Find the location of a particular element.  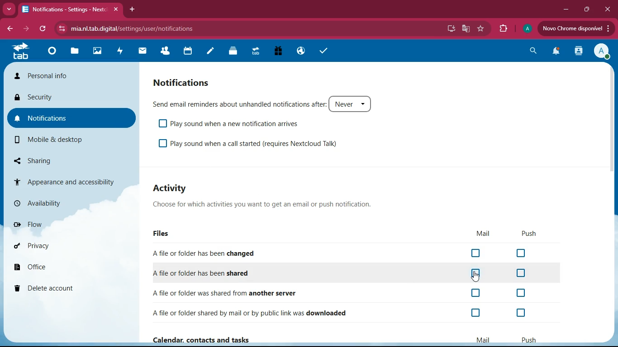

mail is located at coordinates (141, 52).